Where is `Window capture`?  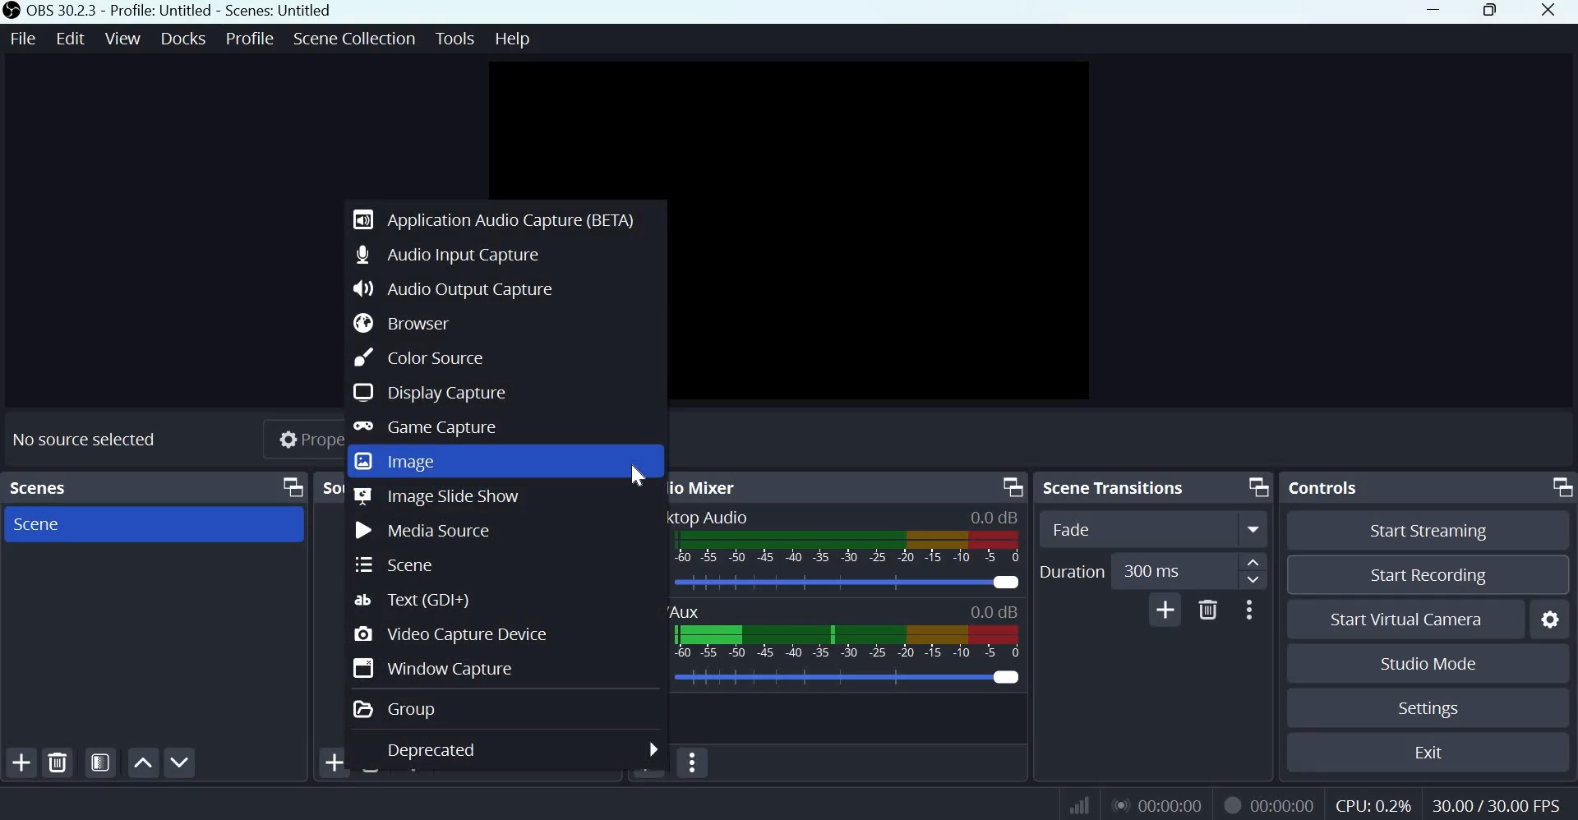
Window capture is located at coordinates (441, 668).